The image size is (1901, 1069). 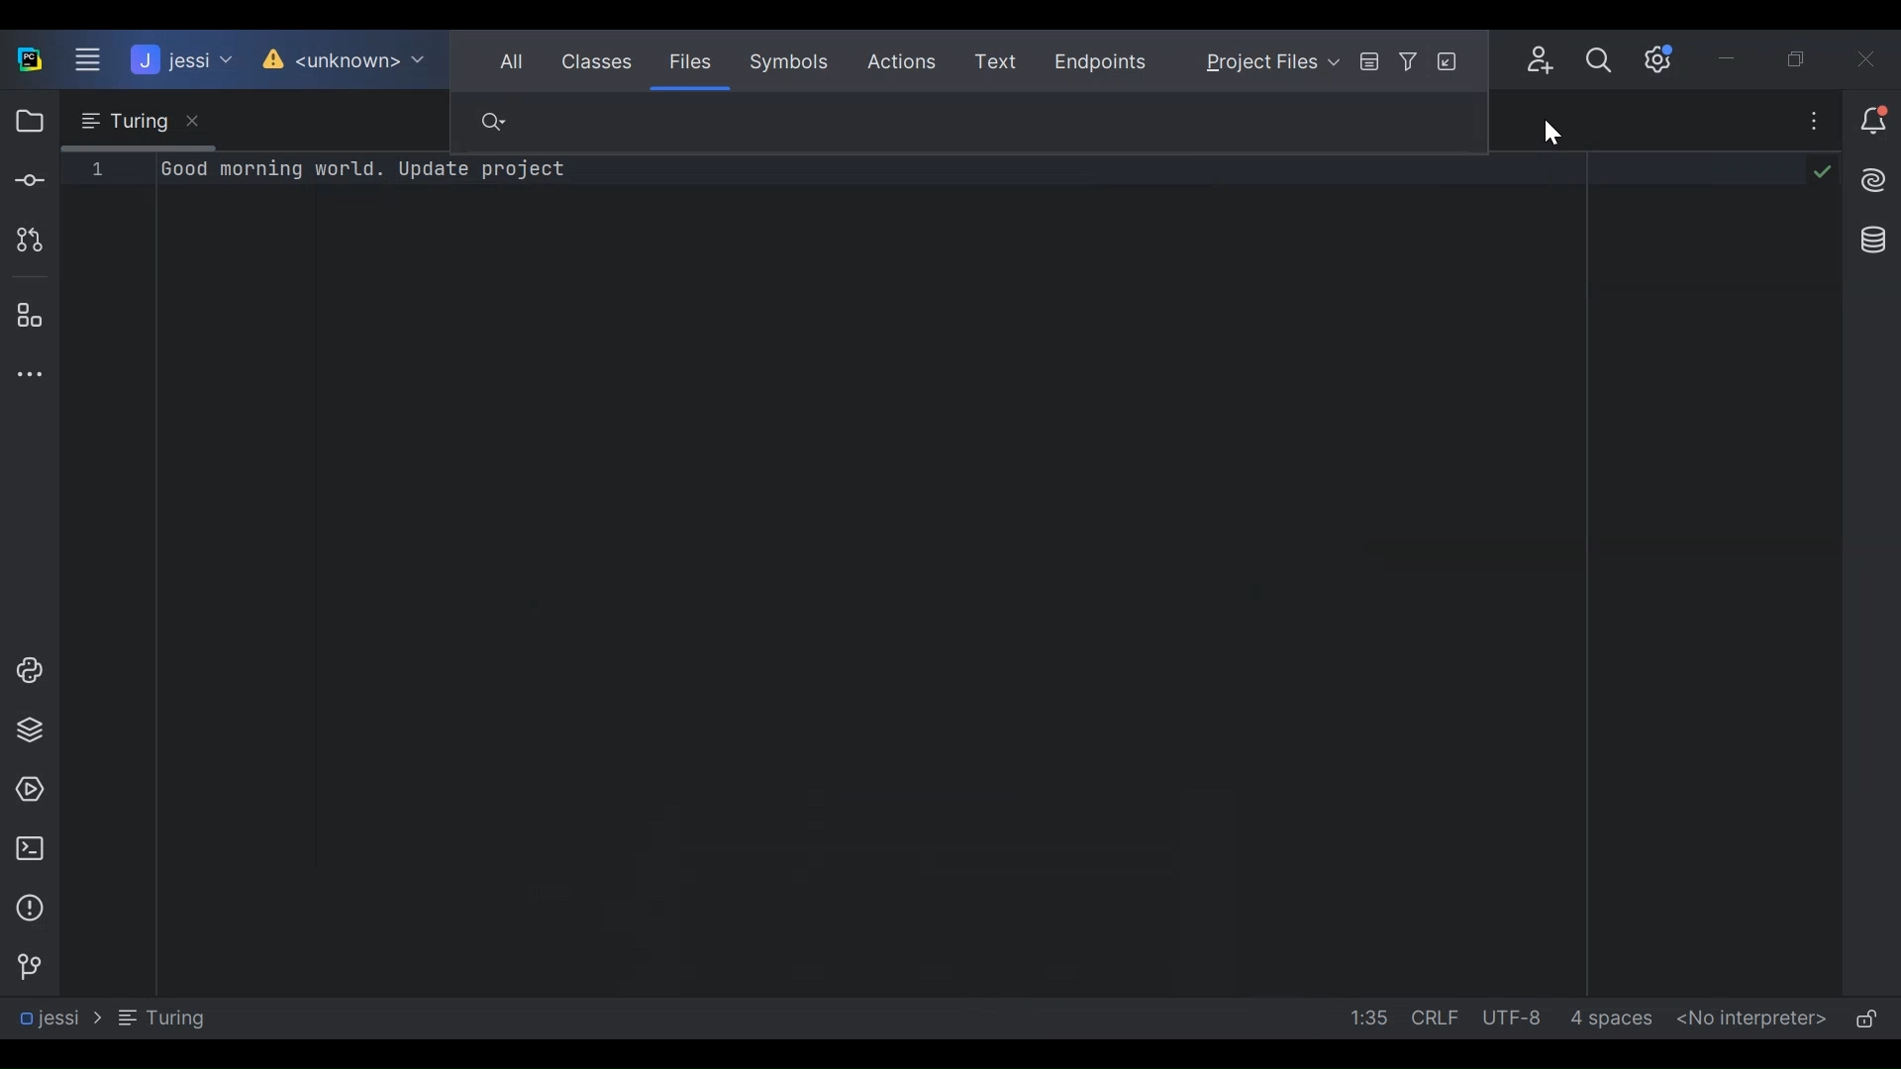 What do you see at coordinates (1541, 58) in the screenshot?
I see `Code With Me` at bounding box center [1541, 58].